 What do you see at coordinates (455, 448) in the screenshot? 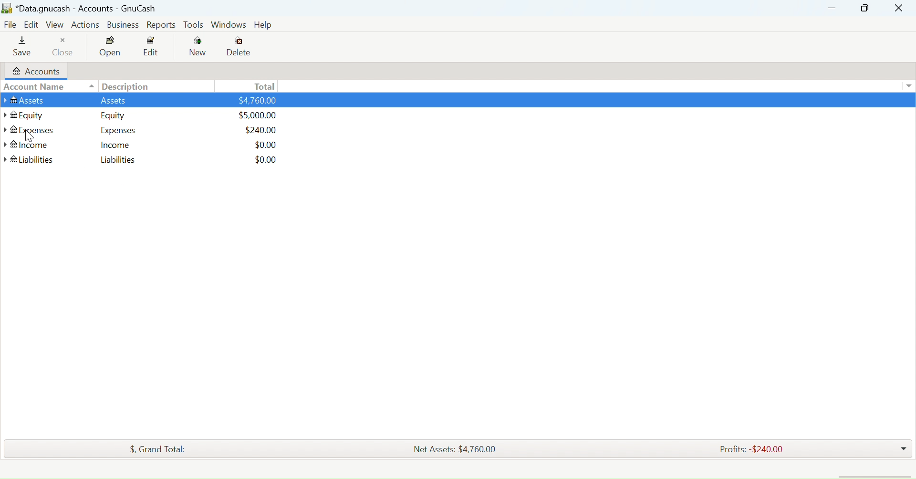
I see `Net Assets: $4,760.00` at bounding box center [455, 448].